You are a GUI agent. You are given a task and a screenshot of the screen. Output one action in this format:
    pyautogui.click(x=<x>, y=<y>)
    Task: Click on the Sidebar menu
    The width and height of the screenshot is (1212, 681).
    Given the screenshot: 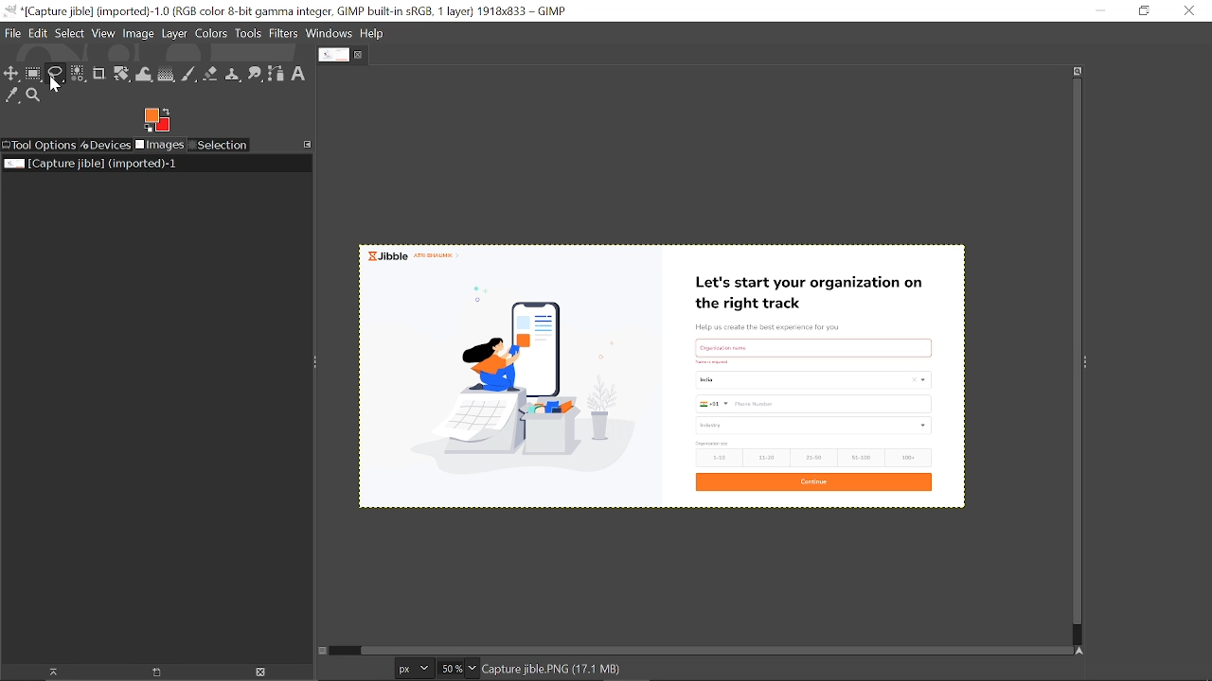 What is the action you would take?
    pyautogui.click(x=1090, y=360)
    